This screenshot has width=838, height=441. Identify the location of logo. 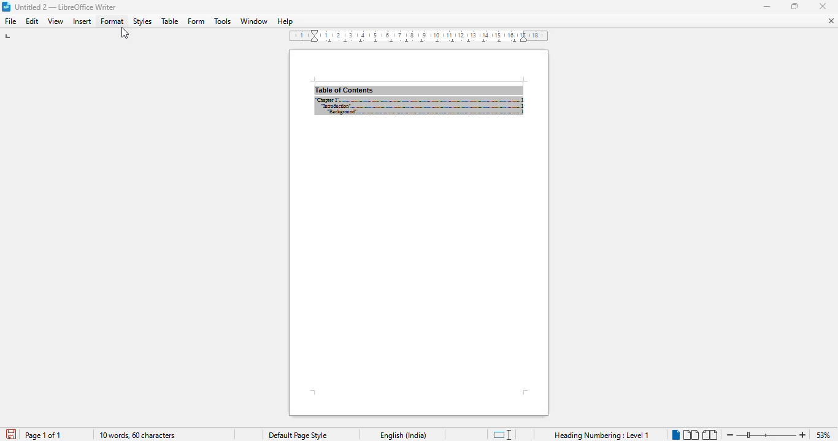
(6, 7).